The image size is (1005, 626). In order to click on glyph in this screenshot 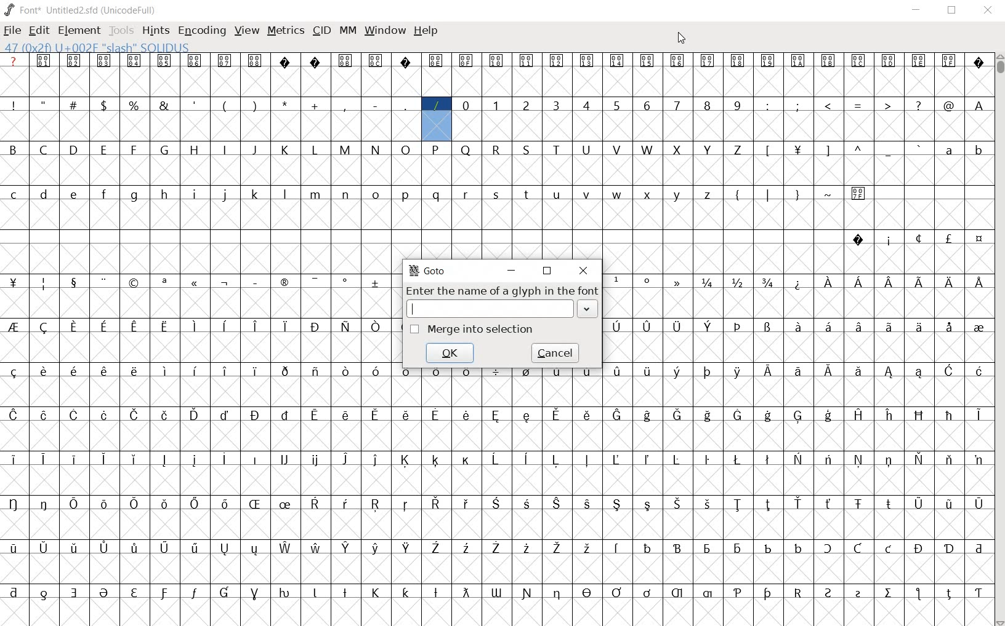, I will do `click(467, 374)`.